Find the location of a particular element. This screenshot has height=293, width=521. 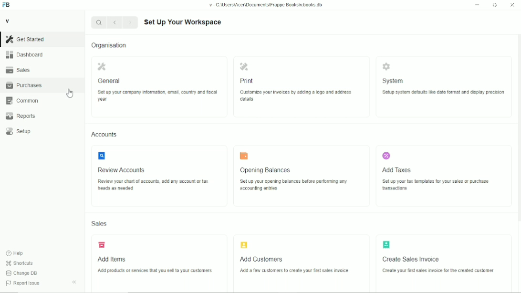

v- C Wsers\AcenDocuments\Frappe Books'v books db is located at coordinates (265, 5).